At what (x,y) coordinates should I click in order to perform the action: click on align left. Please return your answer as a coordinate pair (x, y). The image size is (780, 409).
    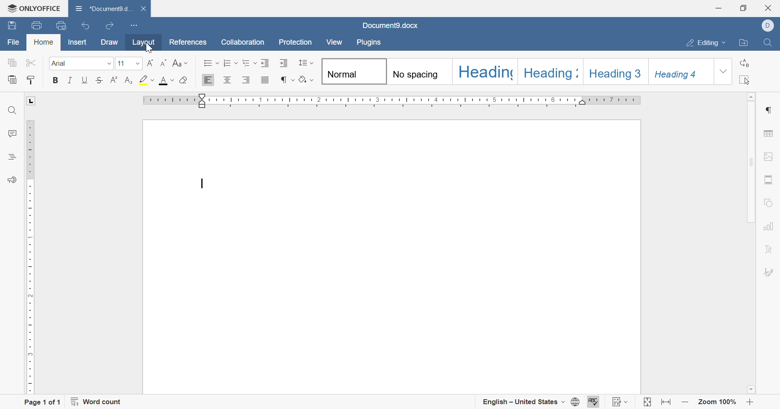
    Looking at the image, I should click on (211, 80).